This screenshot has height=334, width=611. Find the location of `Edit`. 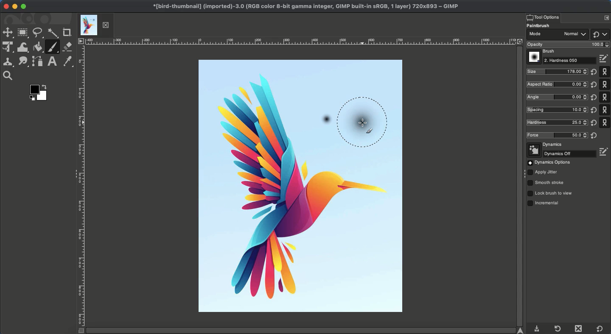

Edit is located at coordinates (605, 59).